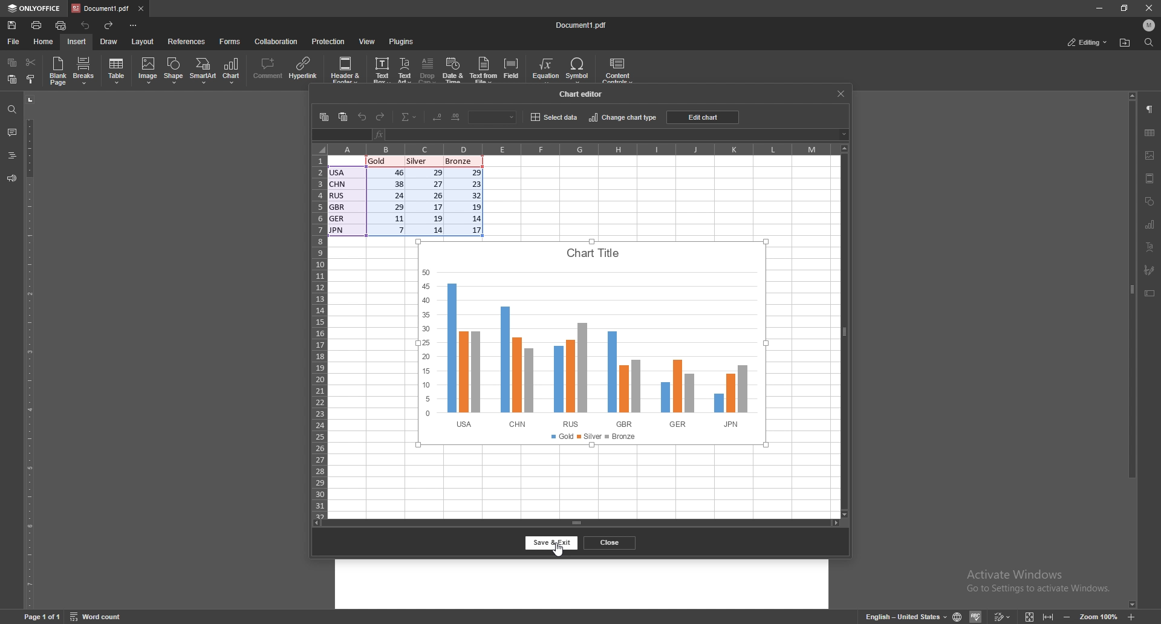  Describe the element at coordinates (28, 352) in the screenshot. I see `vertical scale` at that location.